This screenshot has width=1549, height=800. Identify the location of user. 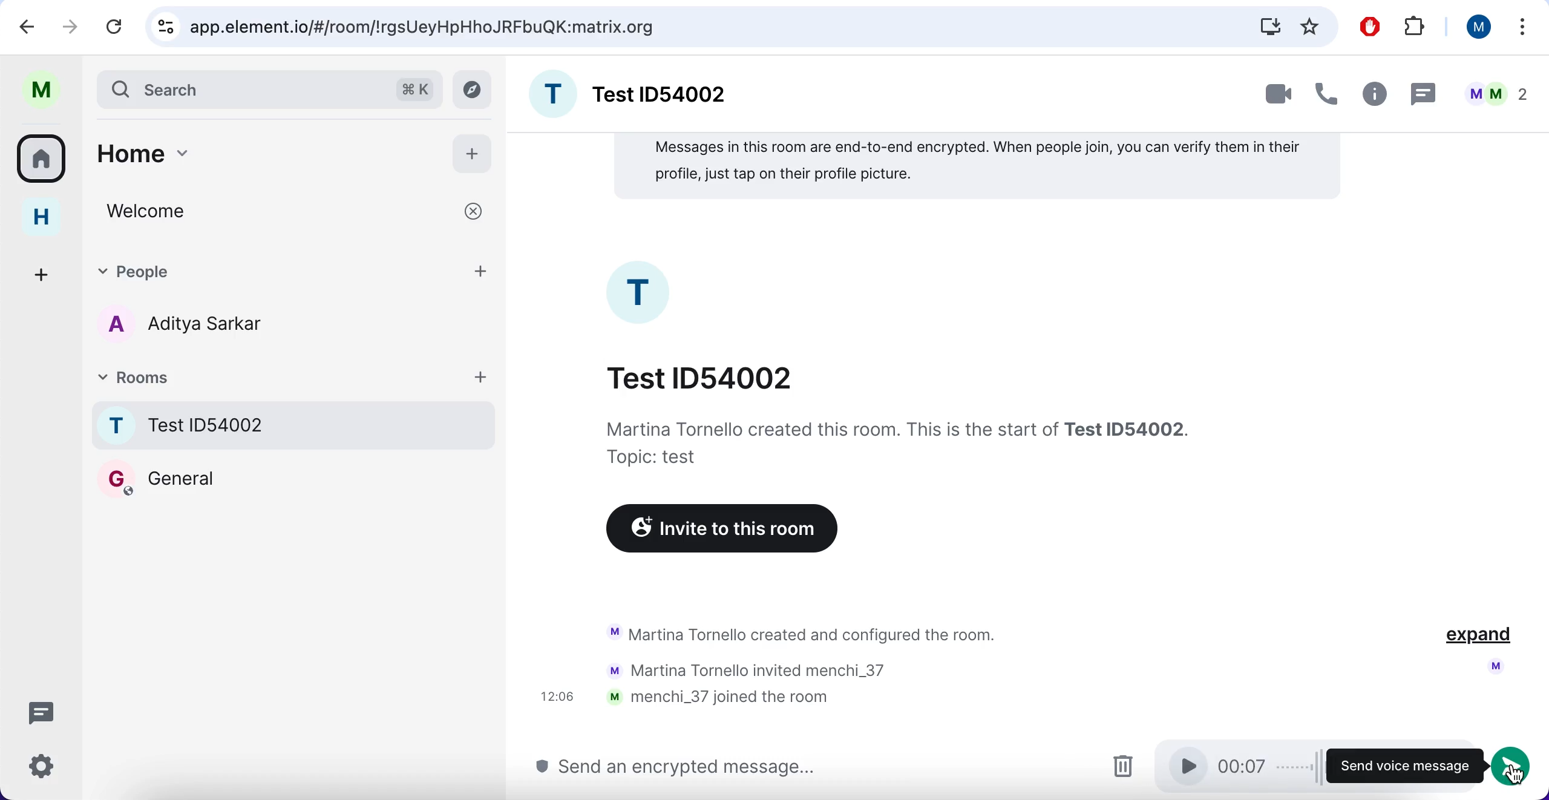
(1476, 27).